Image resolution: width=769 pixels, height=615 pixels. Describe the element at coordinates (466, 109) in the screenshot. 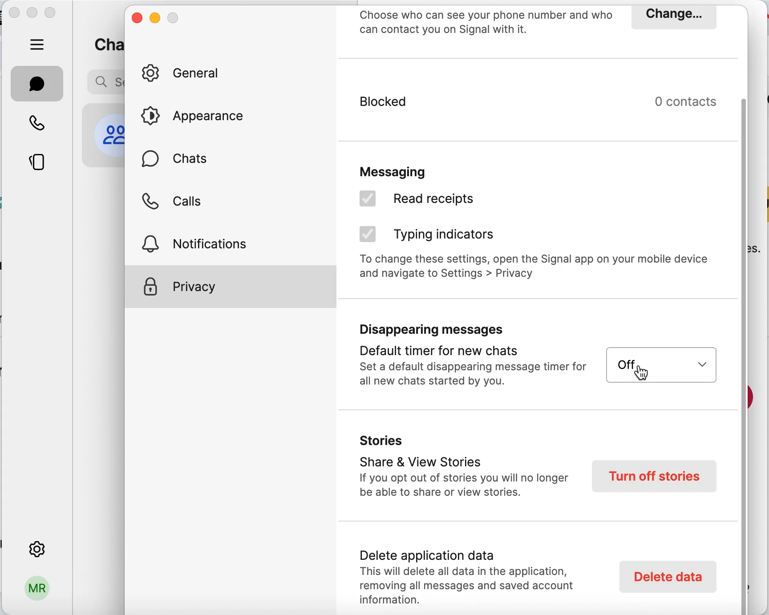

I see `blocked` at that location.